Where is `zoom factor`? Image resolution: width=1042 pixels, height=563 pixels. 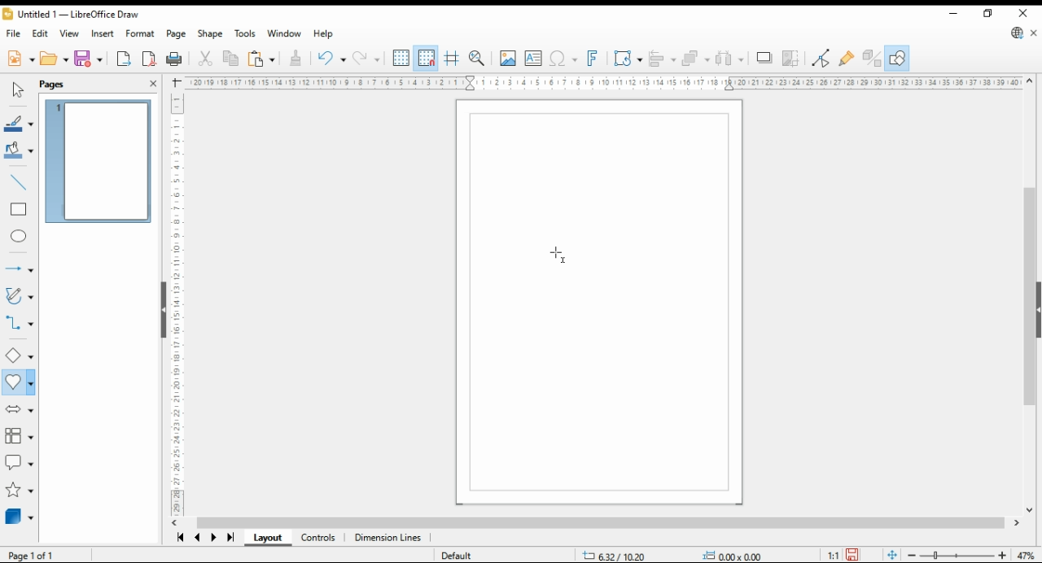 zoom factor is located at coordinates (1026, 554).